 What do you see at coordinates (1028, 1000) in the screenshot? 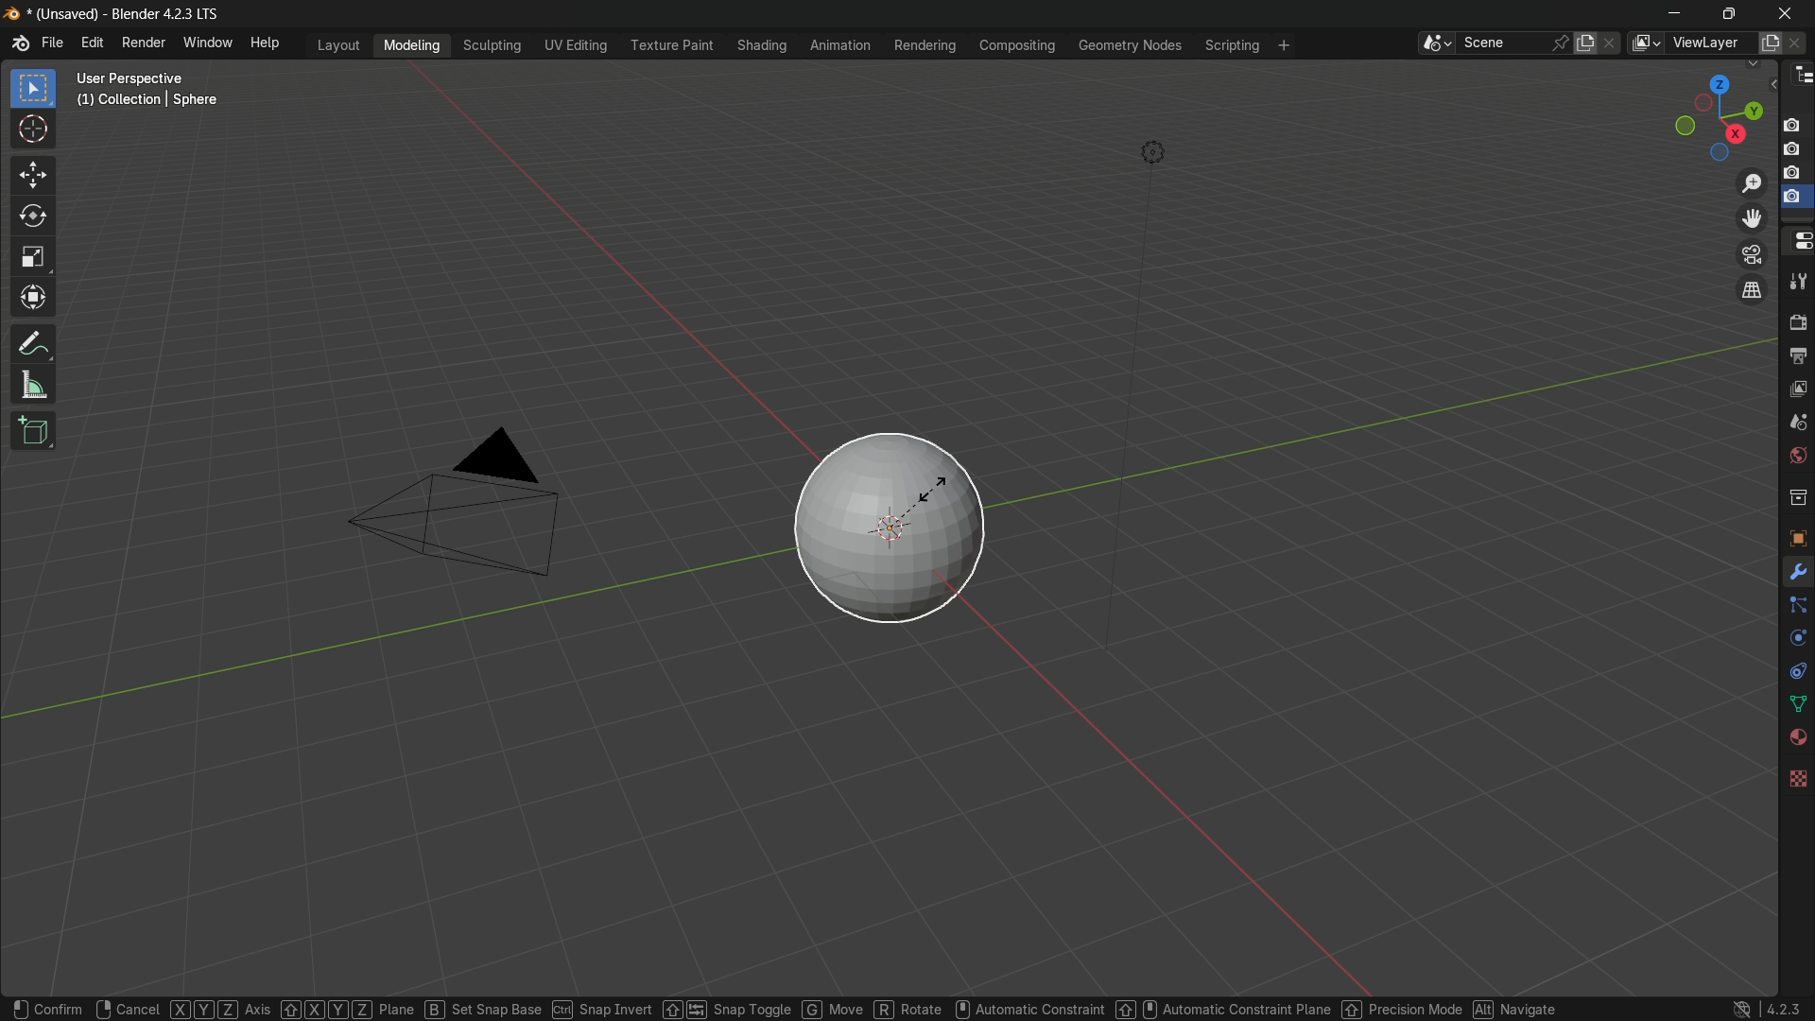
I see `automatic constraint` at bounding box center [1028, 1000].